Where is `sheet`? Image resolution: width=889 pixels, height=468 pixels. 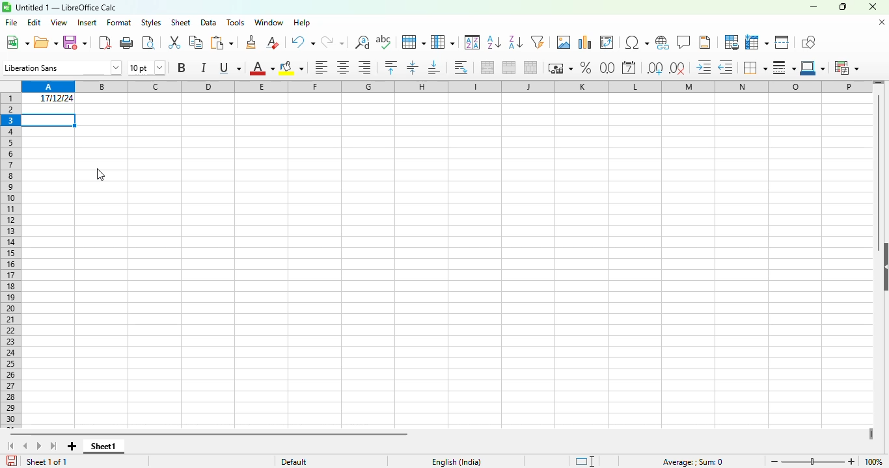
sheet is located at coordinates (181, 23).